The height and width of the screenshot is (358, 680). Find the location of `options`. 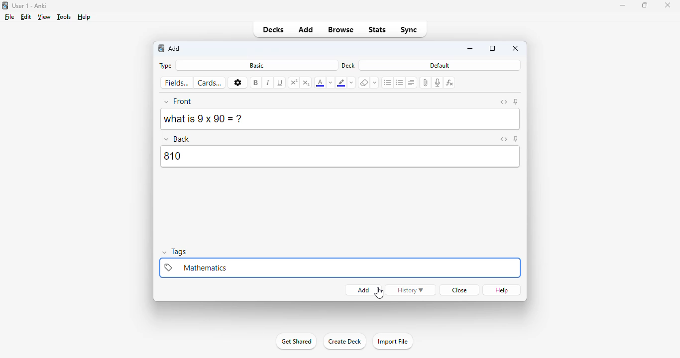

options is located at coordinates (237, 83).